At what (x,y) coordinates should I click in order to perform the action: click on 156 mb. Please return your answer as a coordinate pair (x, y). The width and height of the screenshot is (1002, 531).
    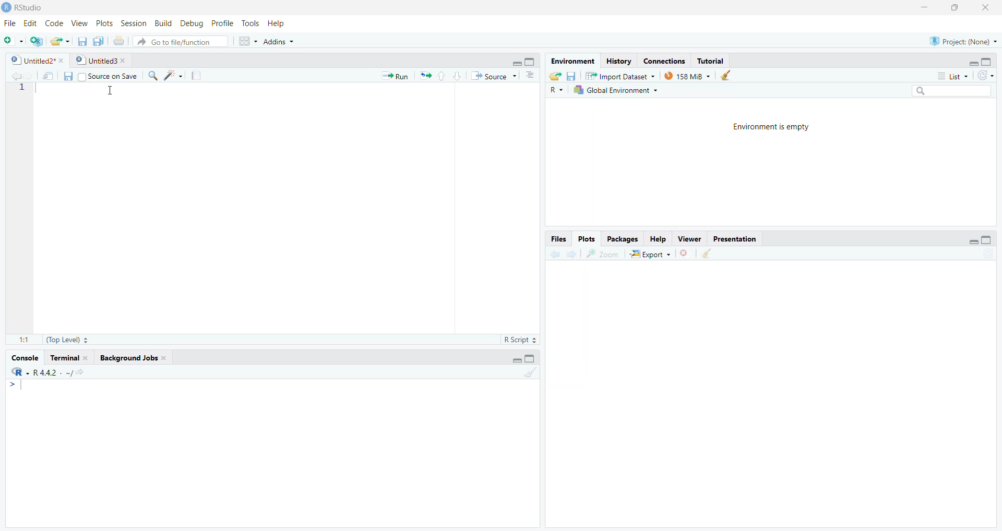
    Looking at the image, I should click on (688, 76).